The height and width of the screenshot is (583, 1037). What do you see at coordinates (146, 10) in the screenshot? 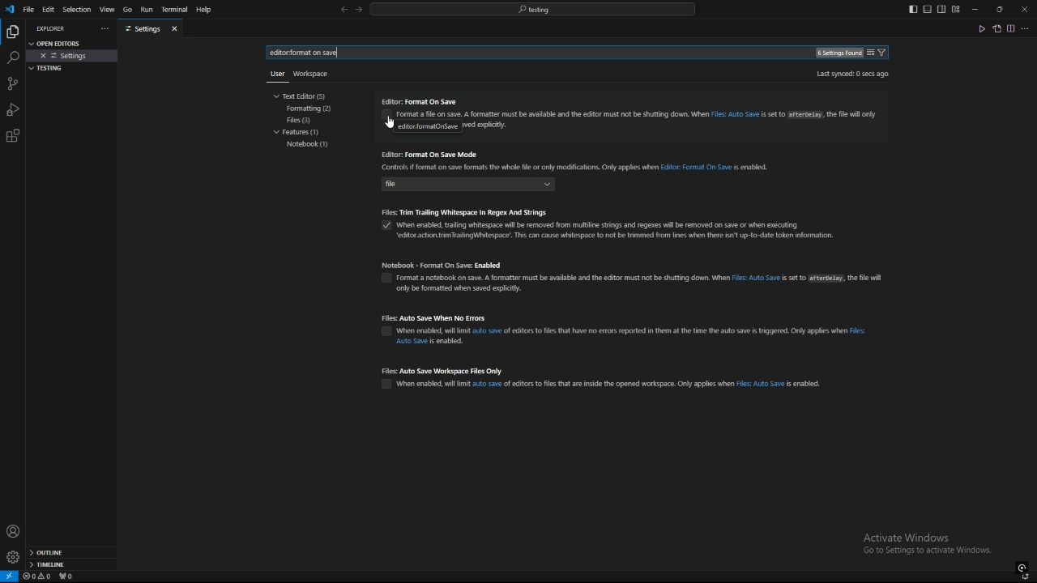
I see `run` at bounding box center [146, 10].